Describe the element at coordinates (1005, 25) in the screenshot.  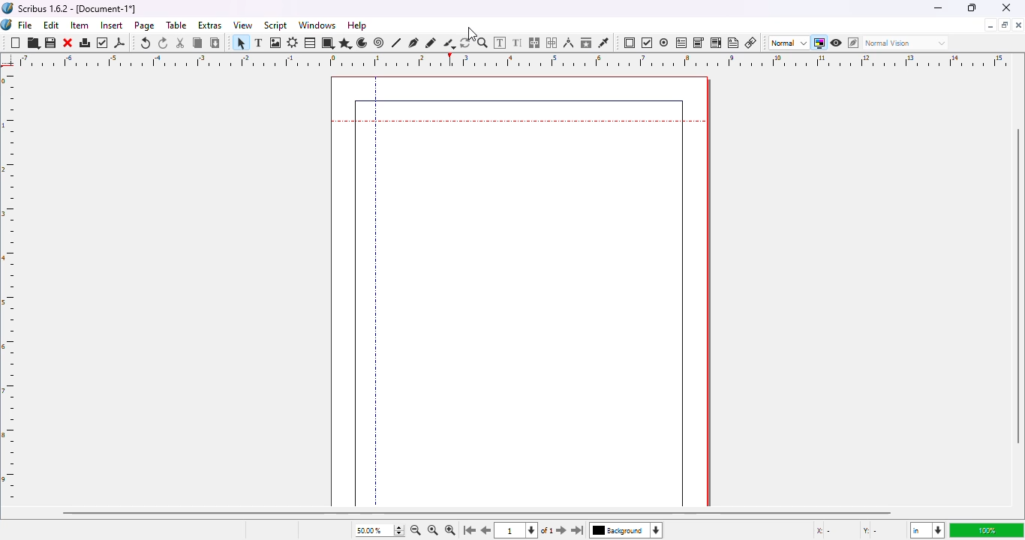
I see `maximize` at that location.